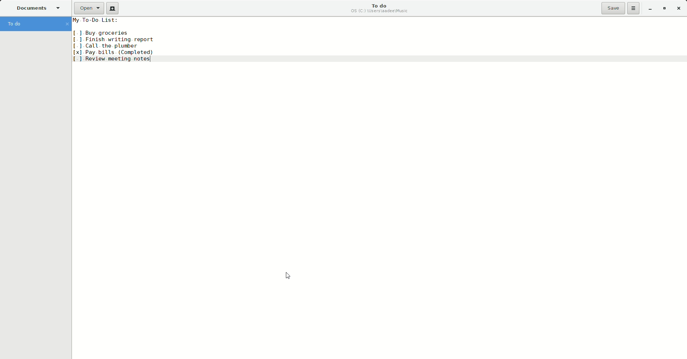 Image resolution: width=687 pixels, height=359 pixels. Describe the element at coordinates (677, 8) in the screenshot. I see `Close` at that location.